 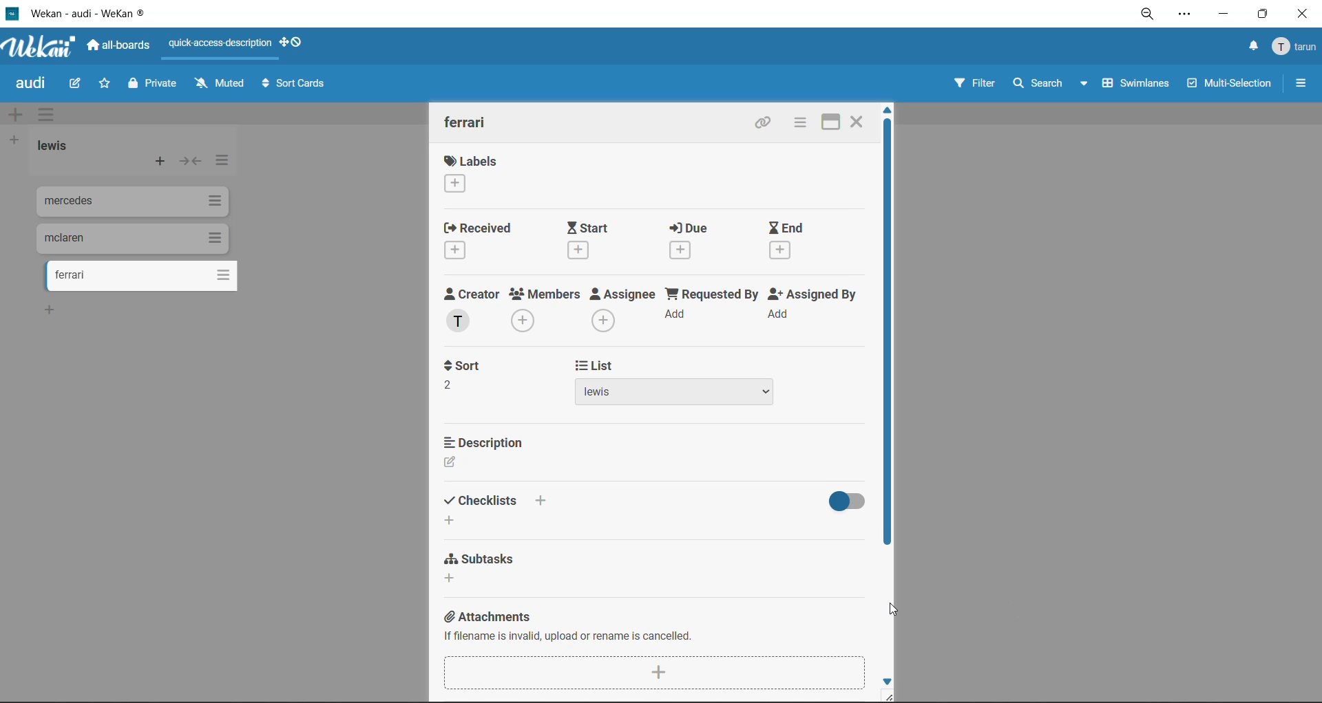 What do you see at coordinates (695, 239) in the screenshot?
I see `due` at bounding box center [695, 239].